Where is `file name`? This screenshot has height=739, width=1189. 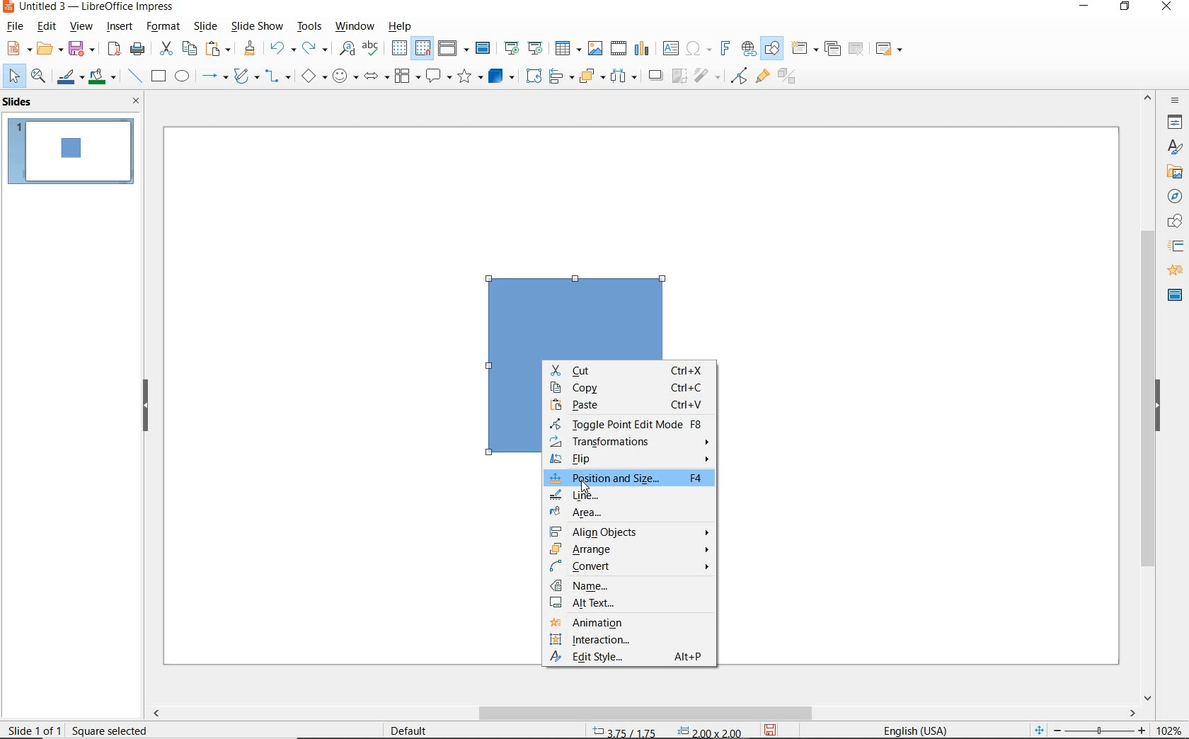
file name is located at coordinates (90, 8).